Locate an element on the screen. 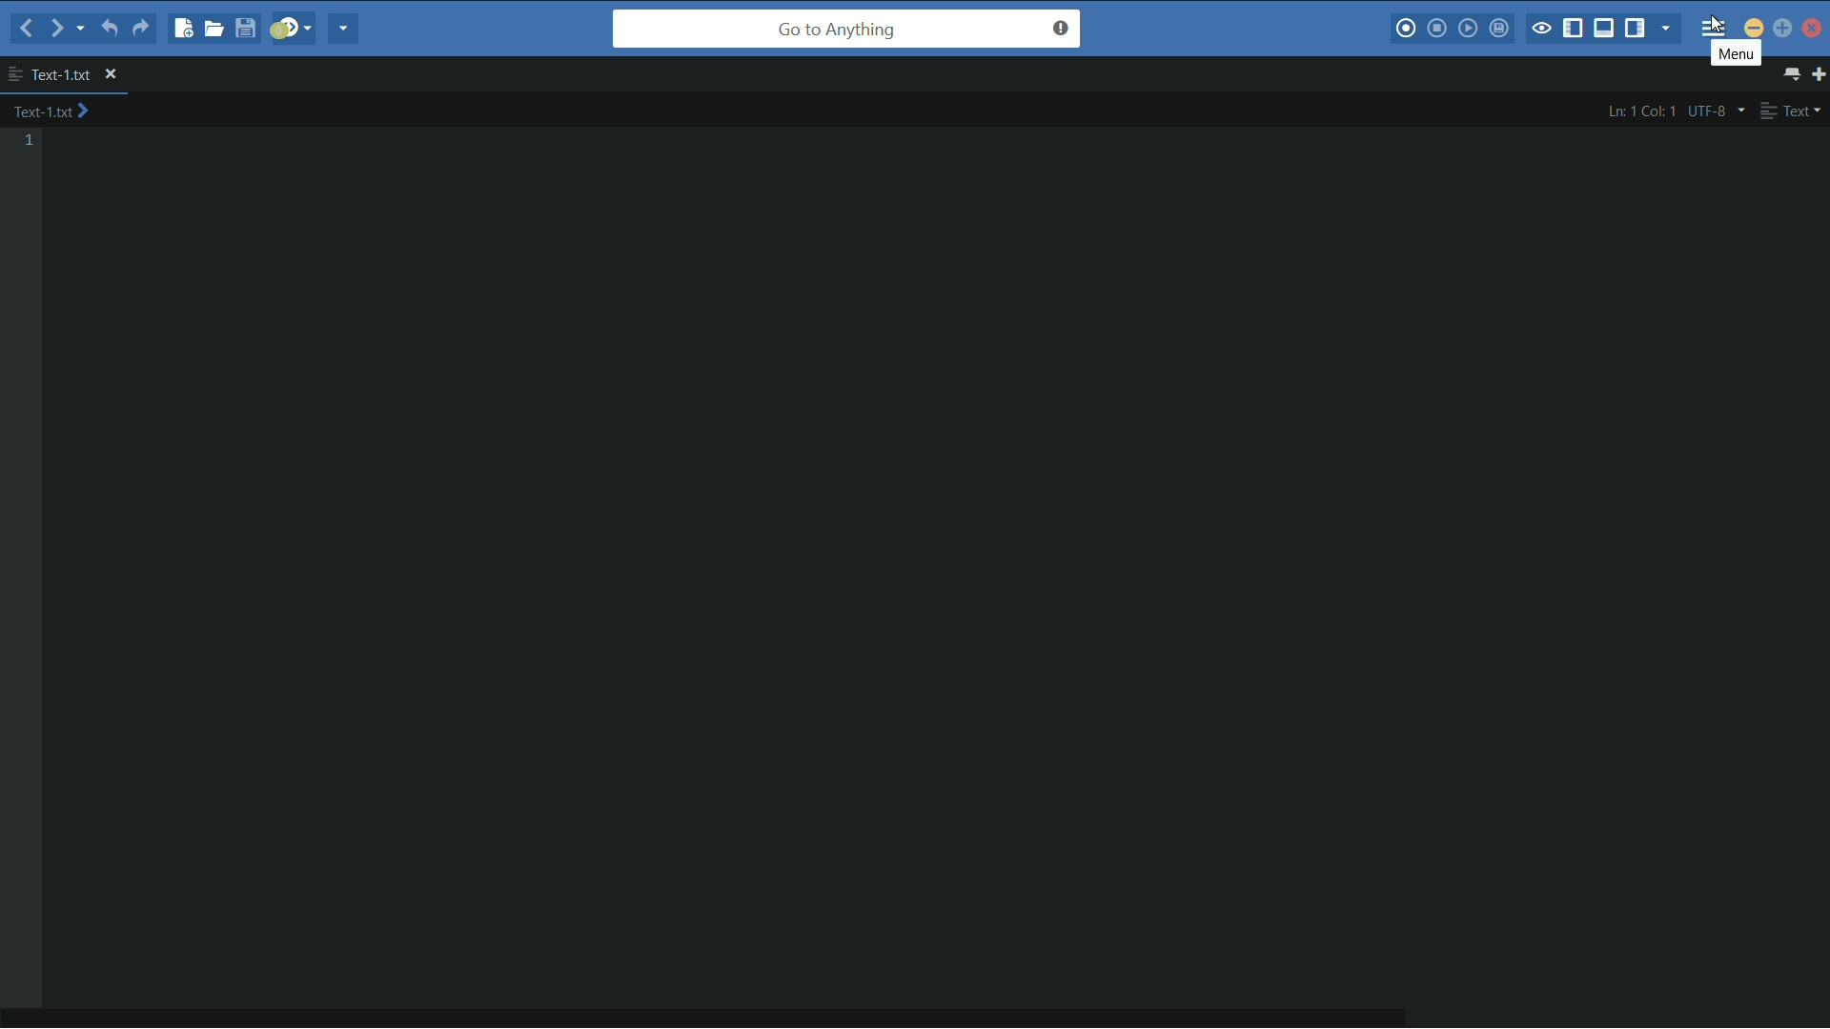 Image resolution: width=1830 pixels, height=1029 pixels. show specific sidebar/tabs is located at coordinates (1667, 30).